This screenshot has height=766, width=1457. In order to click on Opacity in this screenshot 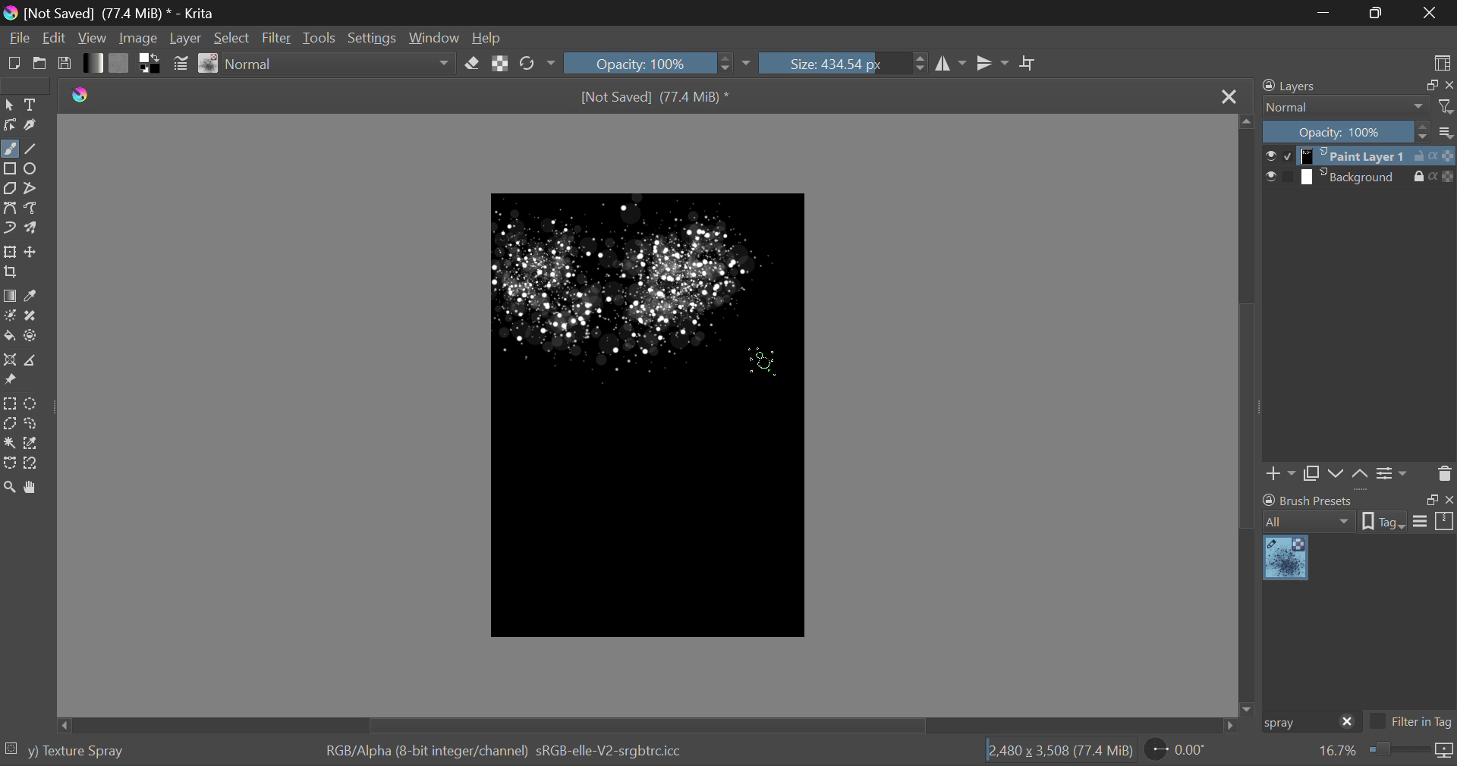, I will do `click(659, 62)`.